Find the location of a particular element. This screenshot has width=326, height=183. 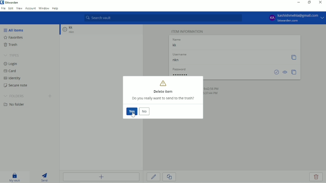

profile is located at coordinates (272, 18).